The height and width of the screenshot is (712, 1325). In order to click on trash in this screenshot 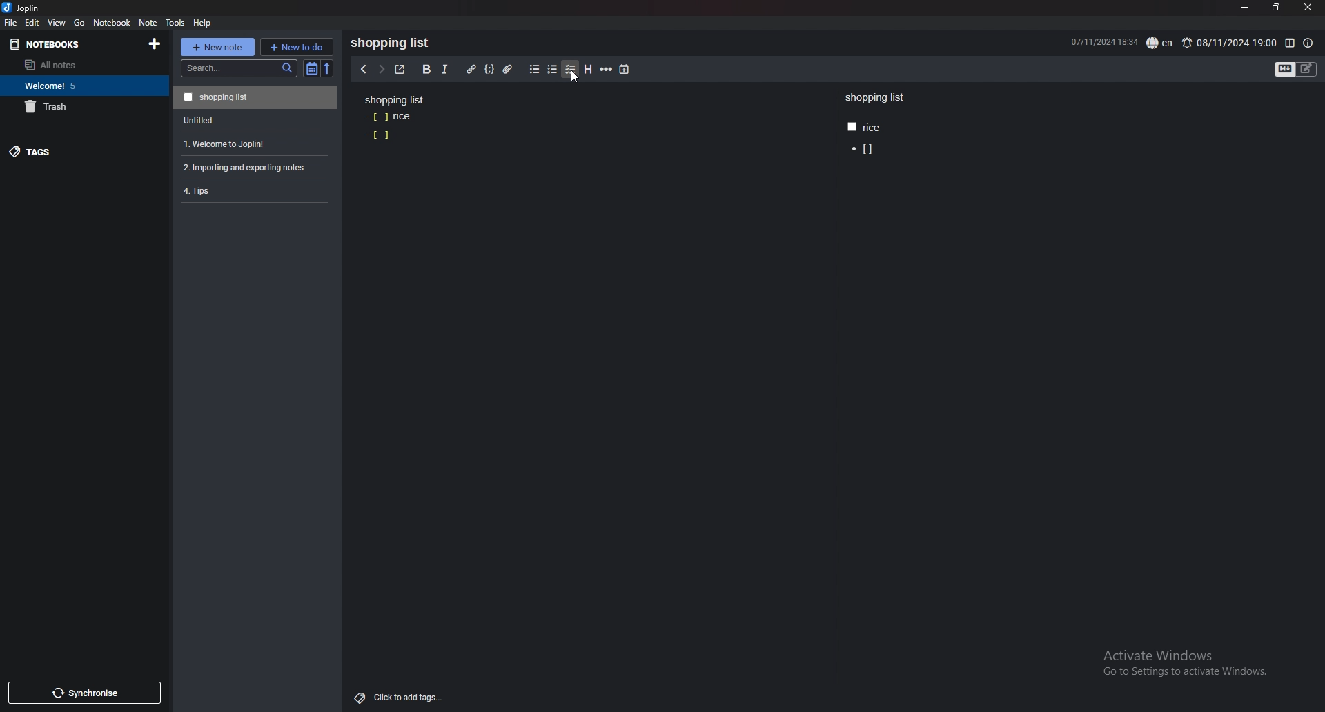, I will do `click(81, 106)`.